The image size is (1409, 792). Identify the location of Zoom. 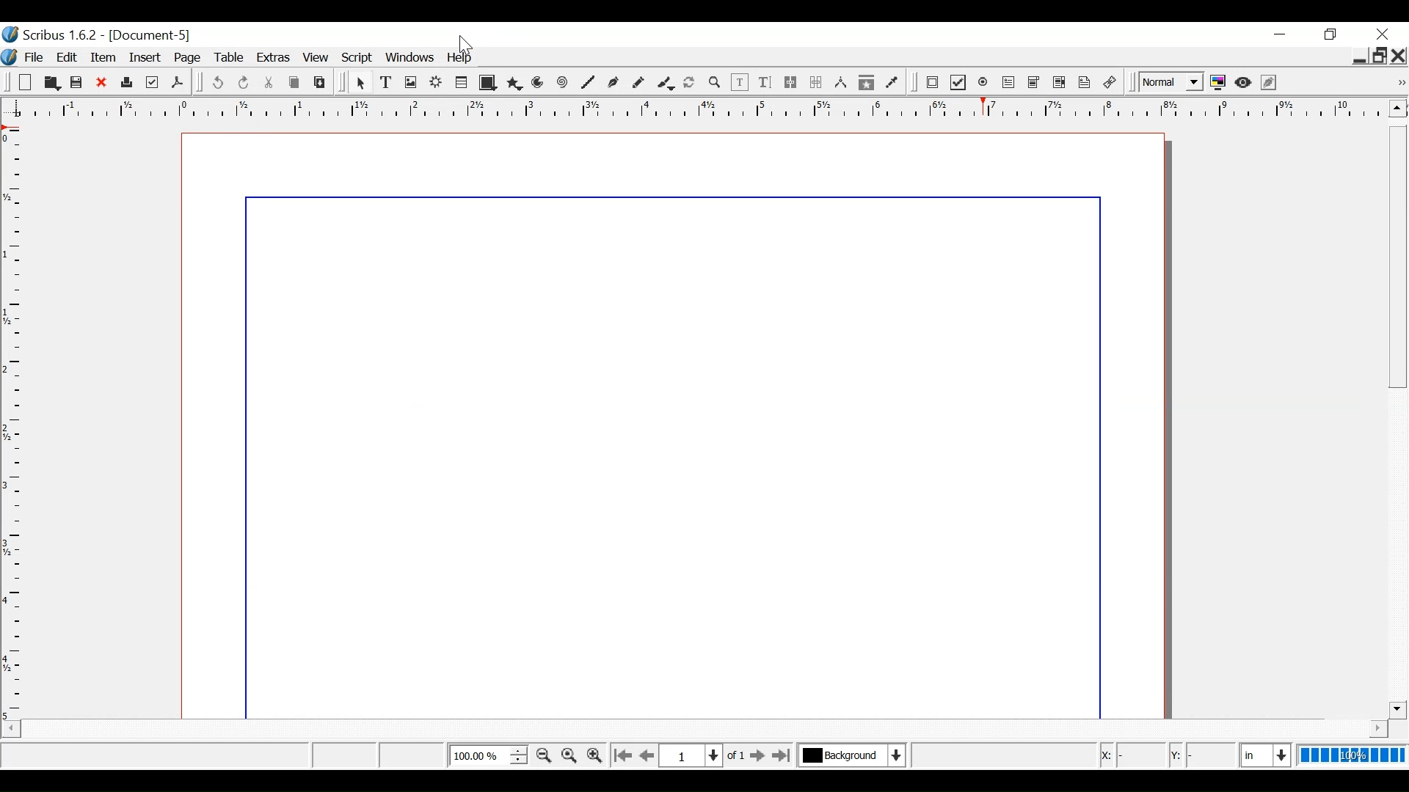
(714, 83).